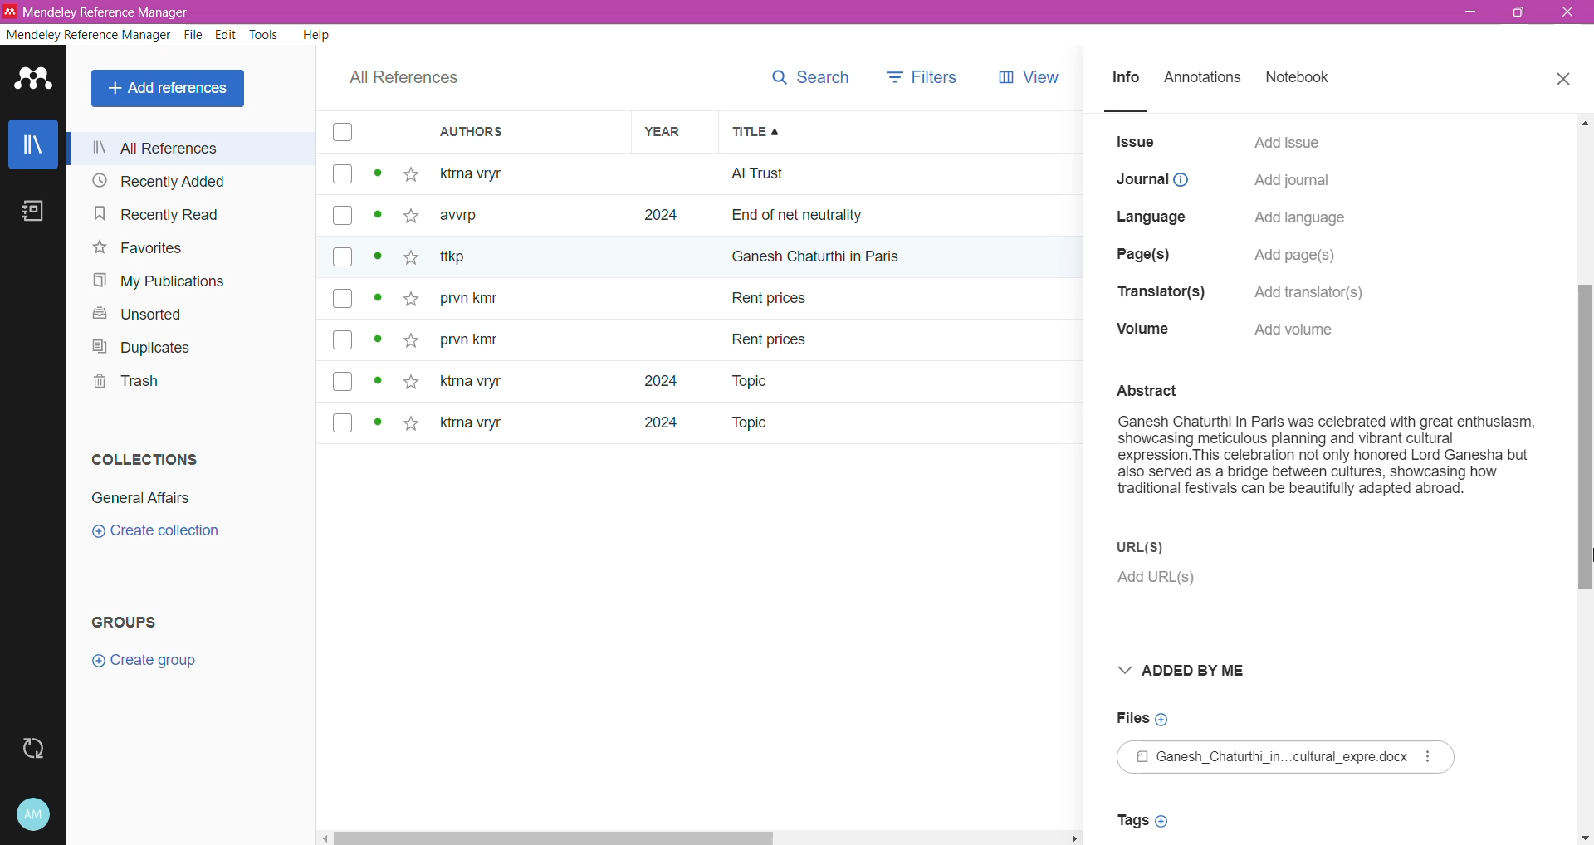 The image size is (1594, 845). I want to click on Drag to Final scroll position, so click(1582, 559).